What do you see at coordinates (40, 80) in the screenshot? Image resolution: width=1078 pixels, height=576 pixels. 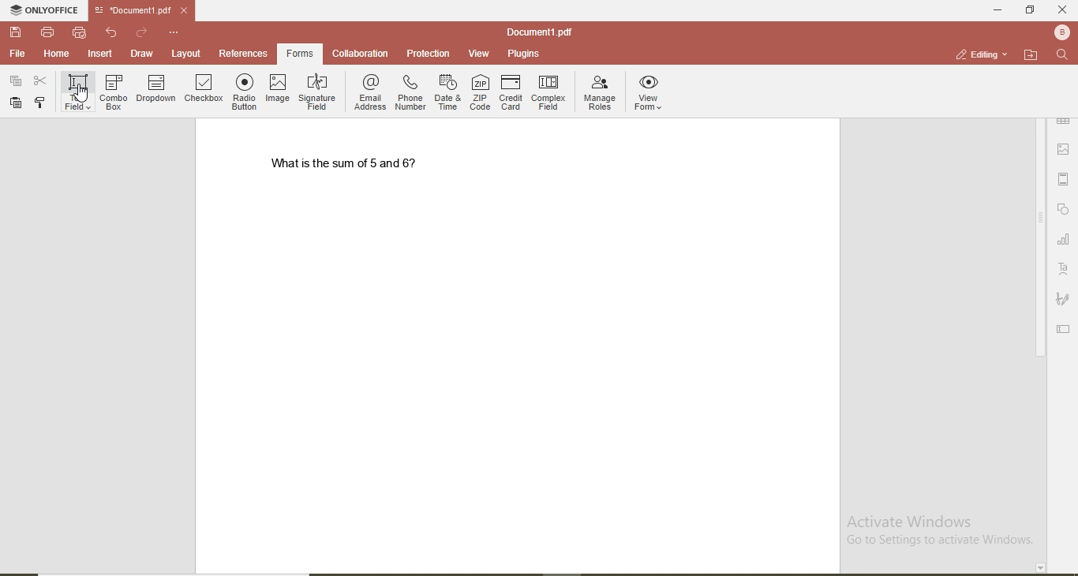 I see `cut` at bounding box center [40, 80].